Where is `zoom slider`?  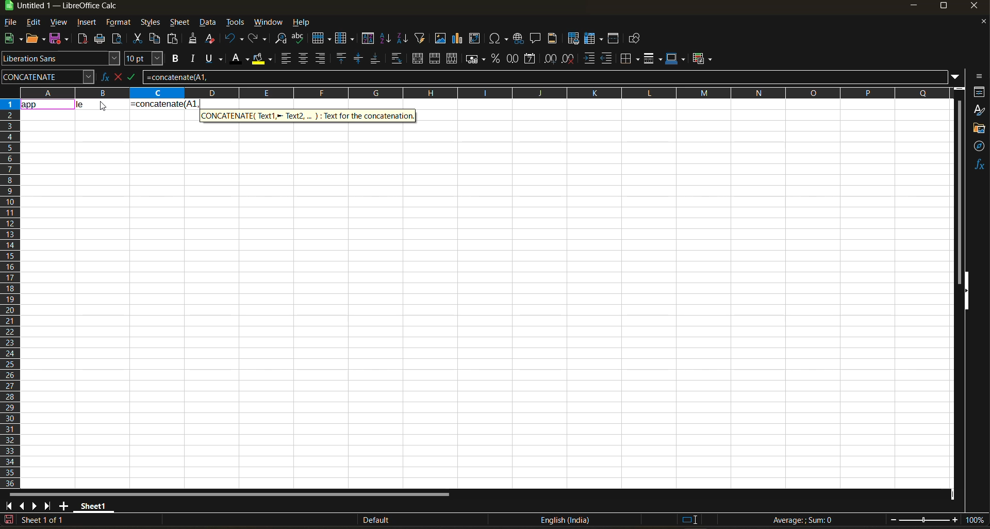 zoom slider is located at coordinates (924, 520).